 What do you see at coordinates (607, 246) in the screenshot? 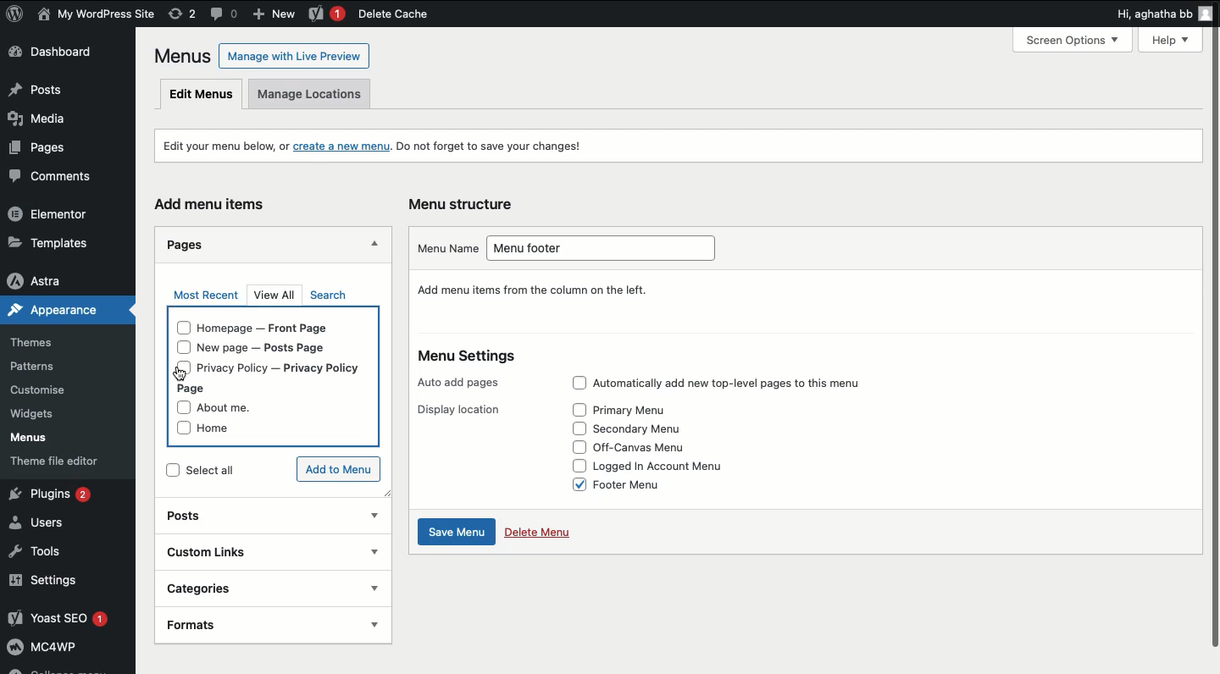
I see `Menu footer` at bounding box center [607, 246].